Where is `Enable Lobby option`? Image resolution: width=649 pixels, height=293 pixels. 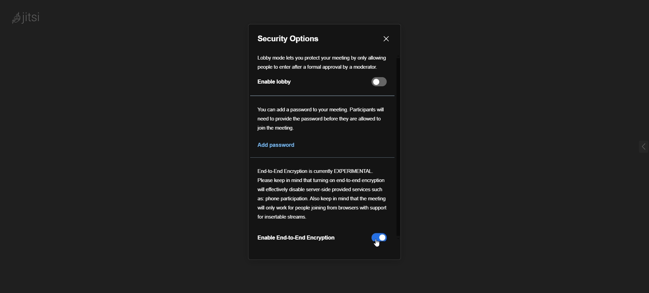 Enable Lobby option is located at coordinates (324, 83).